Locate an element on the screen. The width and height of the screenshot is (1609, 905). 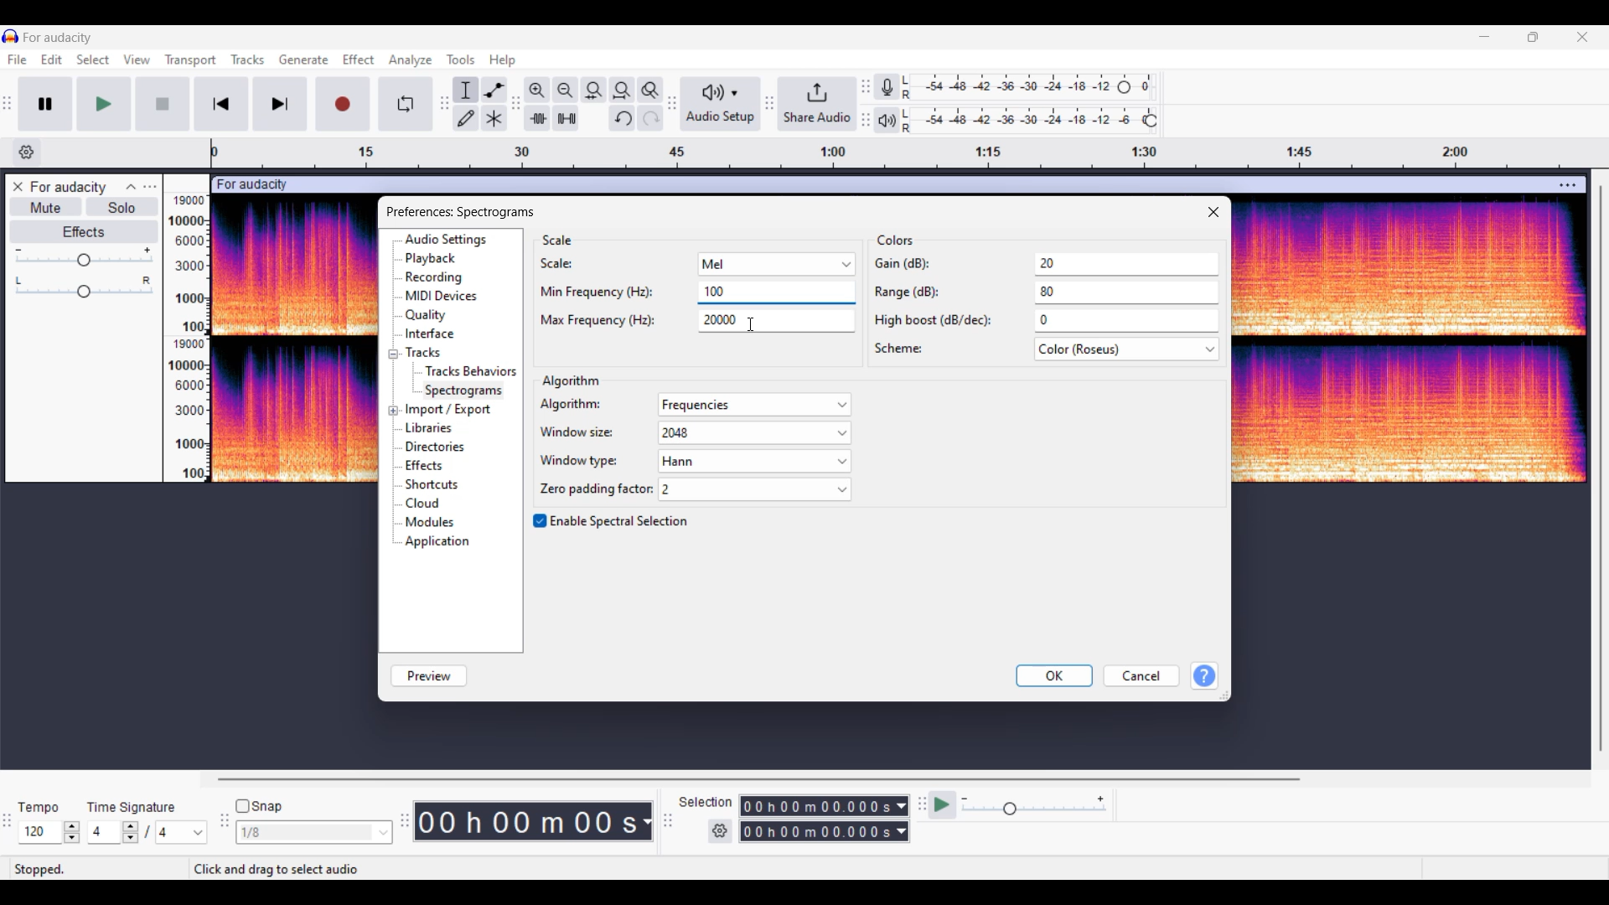
libraries is located at coordinates (432, 428).